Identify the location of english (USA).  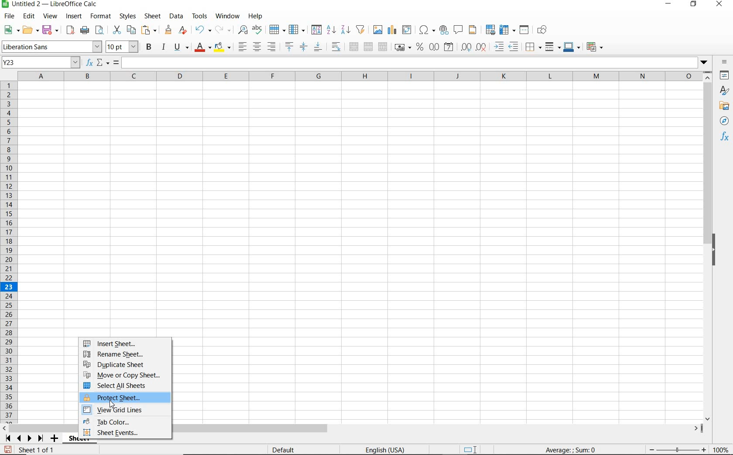
(390, 449).